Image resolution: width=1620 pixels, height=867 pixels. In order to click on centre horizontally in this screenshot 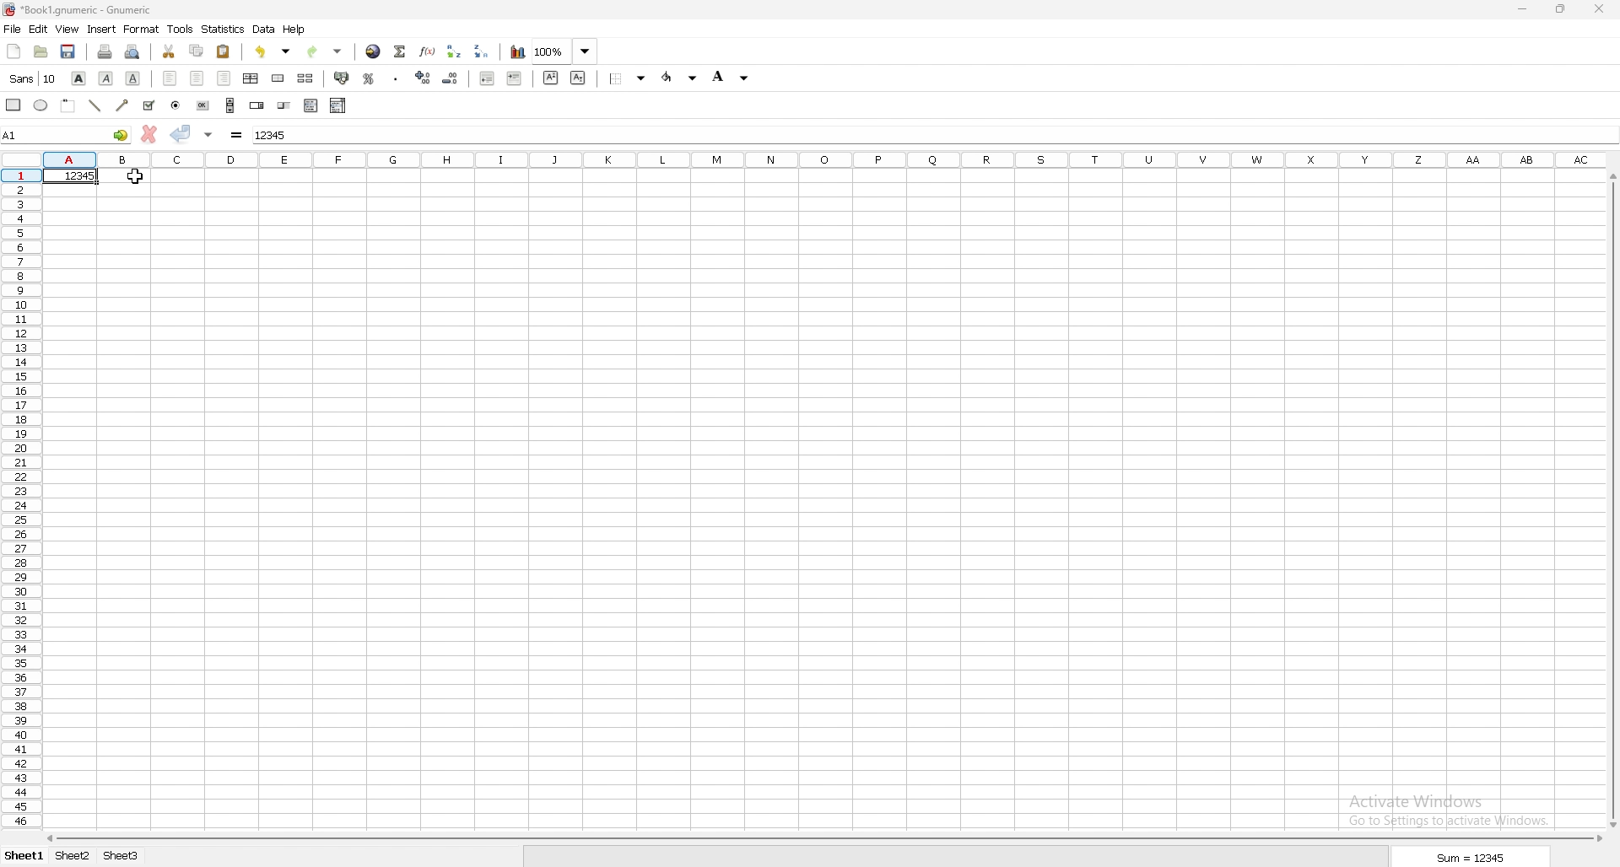, I will do `click(251, 78)`.